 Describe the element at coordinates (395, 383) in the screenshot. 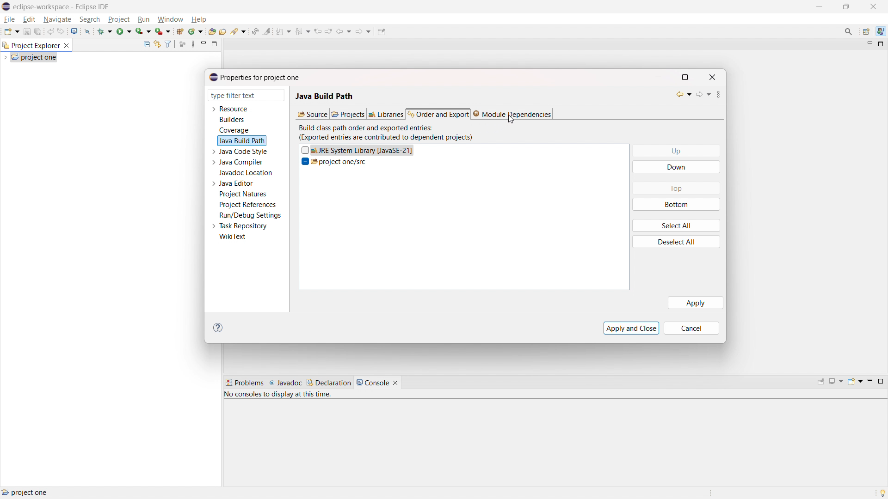

I see `close console` at that location.